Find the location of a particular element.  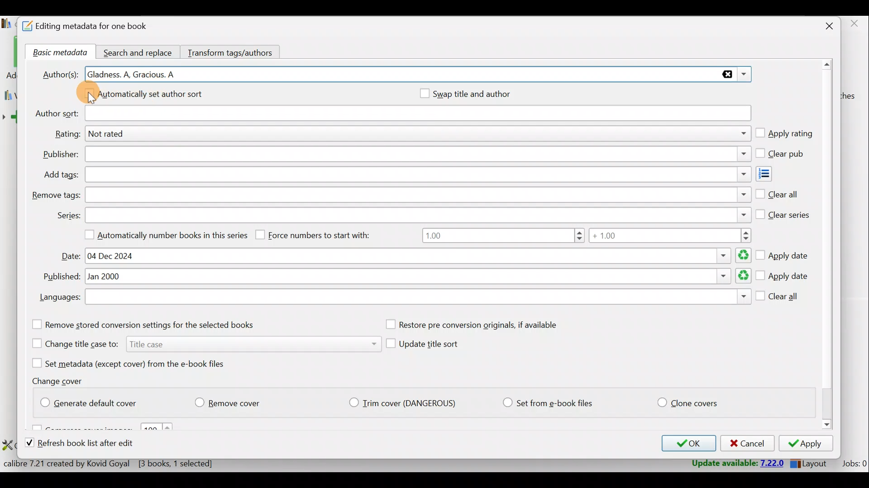

Rating is located at coordinates (420, 135).